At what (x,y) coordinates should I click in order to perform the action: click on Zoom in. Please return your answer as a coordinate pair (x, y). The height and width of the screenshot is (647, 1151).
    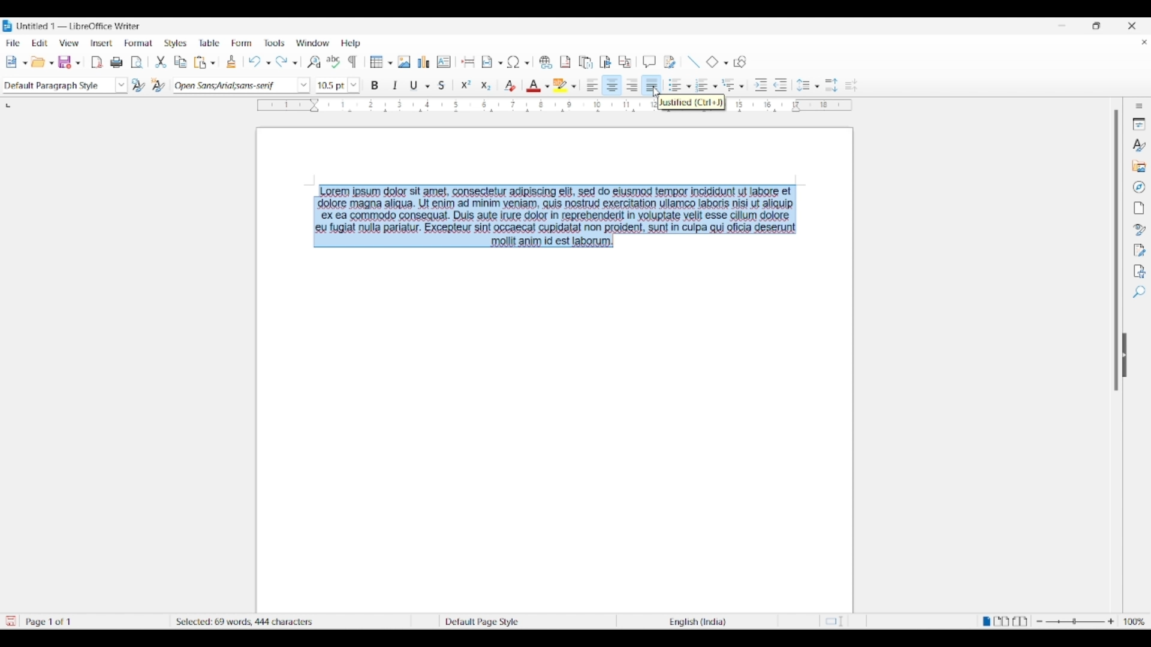
    Looking at the image, I should click on (1111, 621).